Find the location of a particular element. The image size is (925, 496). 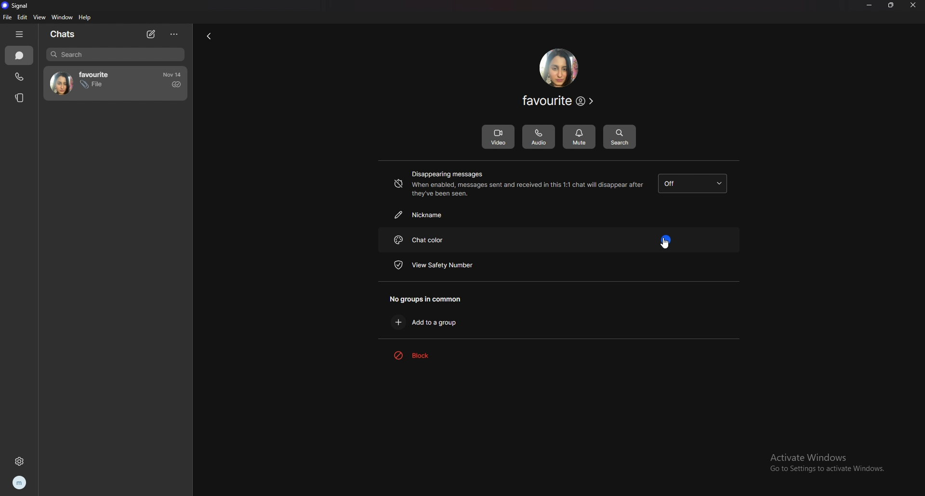

close is located at coordinates (912, 5).